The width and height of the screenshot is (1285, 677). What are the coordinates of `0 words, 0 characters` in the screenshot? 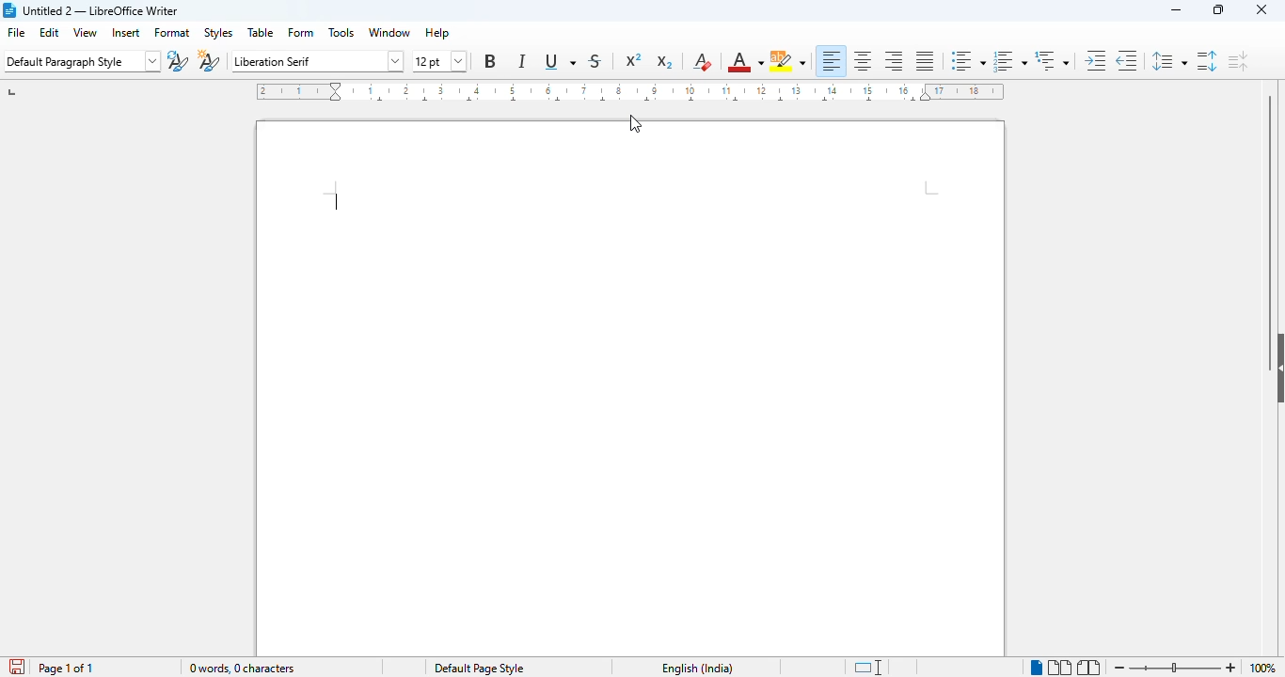 It's located at (241, 669).